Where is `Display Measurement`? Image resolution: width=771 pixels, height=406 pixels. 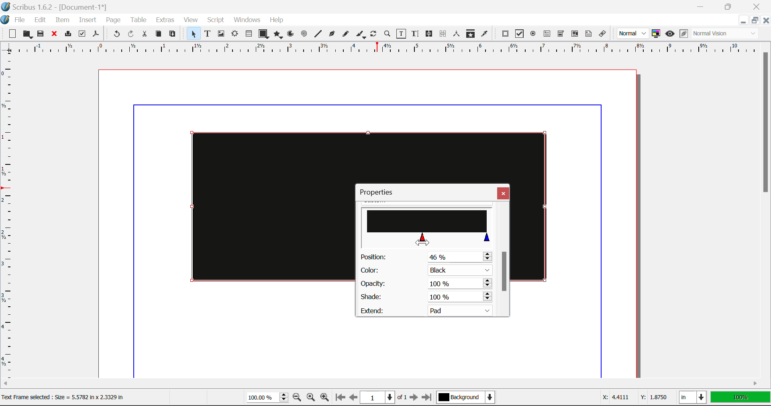 Display Measurement is located at coordinates (740, 398).